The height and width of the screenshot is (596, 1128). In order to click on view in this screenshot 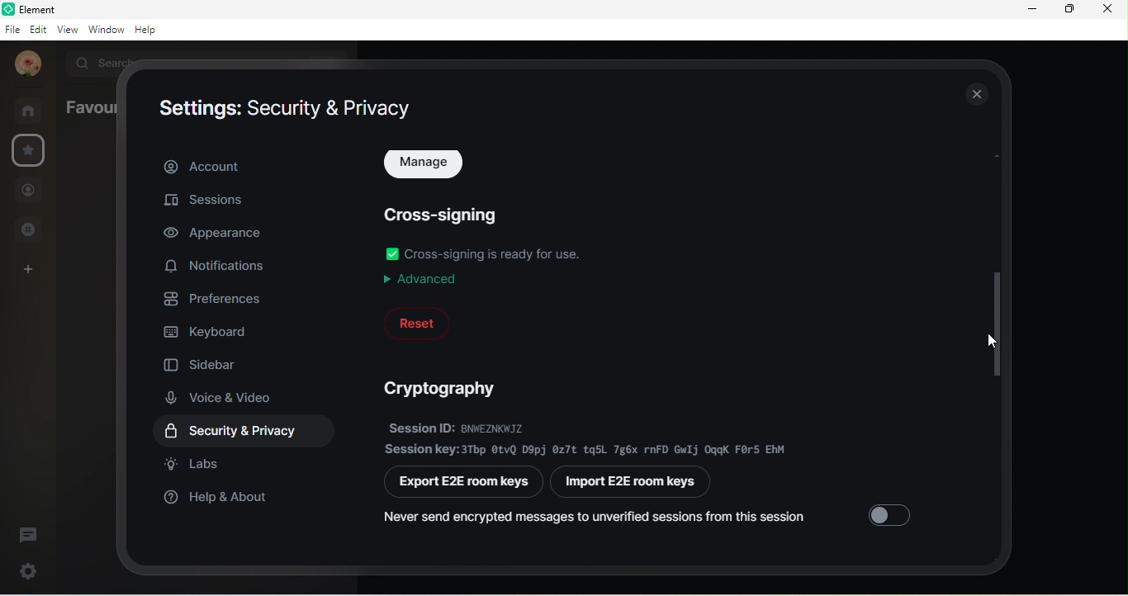, I will do `click(70, 31)`.